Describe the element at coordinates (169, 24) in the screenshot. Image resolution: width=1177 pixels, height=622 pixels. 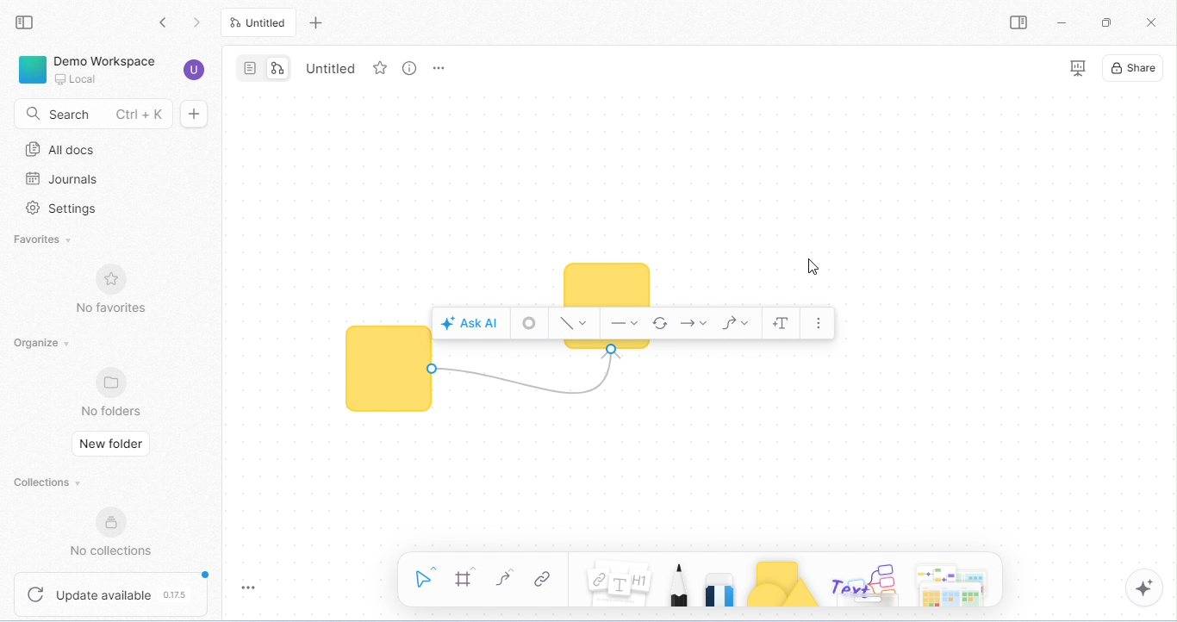
I see `go back` at that location.